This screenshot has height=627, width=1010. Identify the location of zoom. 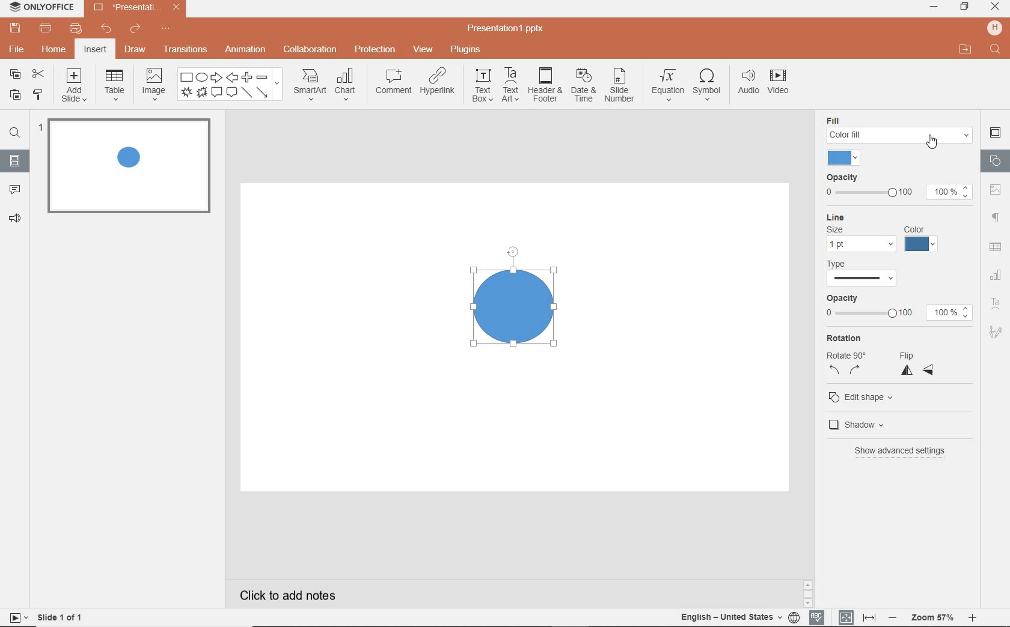
(932, 618).